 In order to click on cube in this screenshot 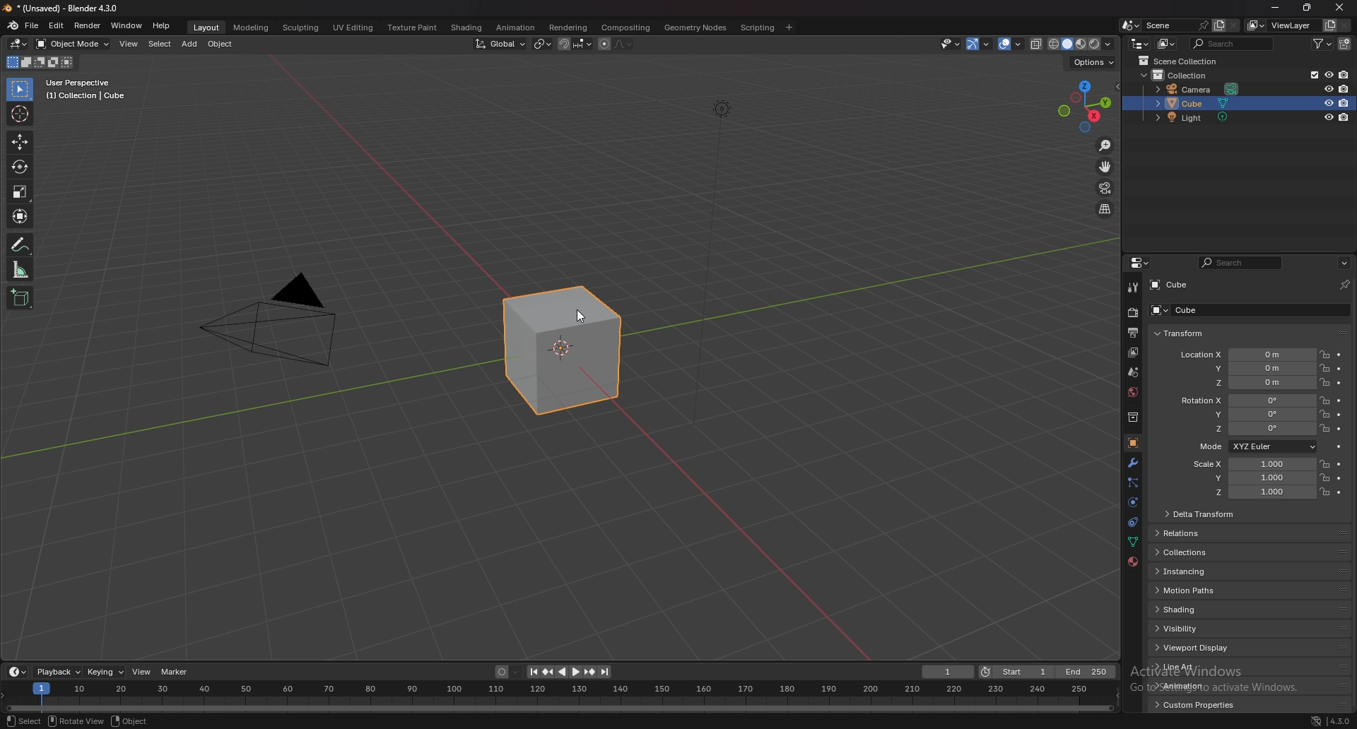, I will do `click(1171, 285)`.